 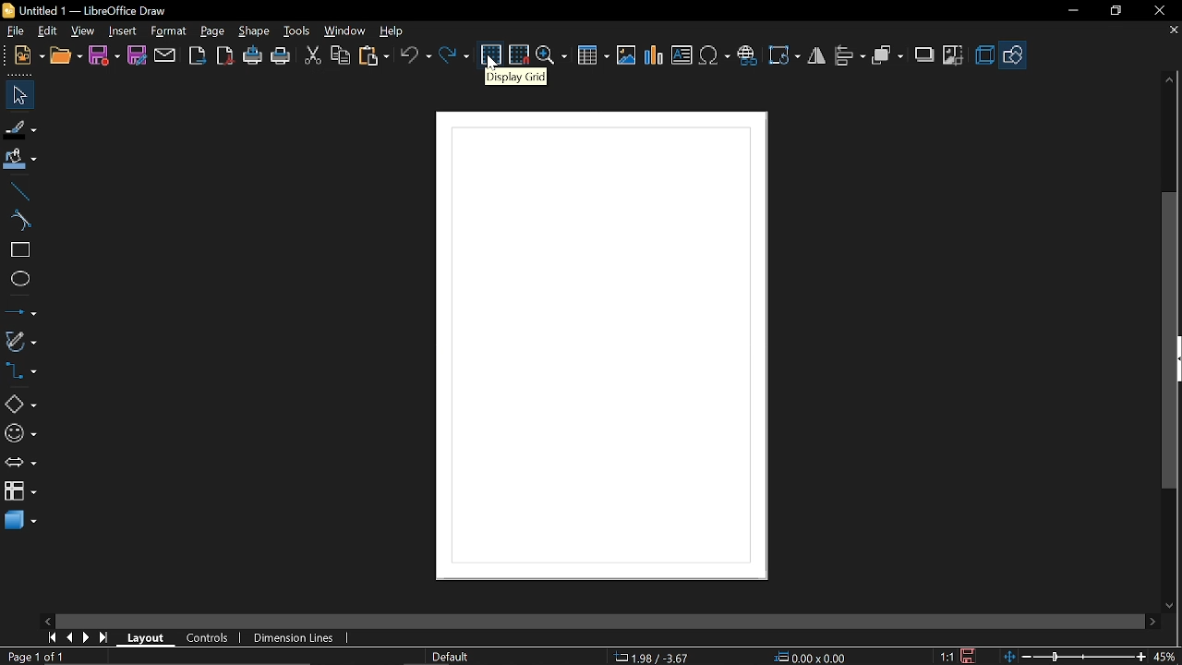 I want to click on Display grid, so click(x=491, y=48).